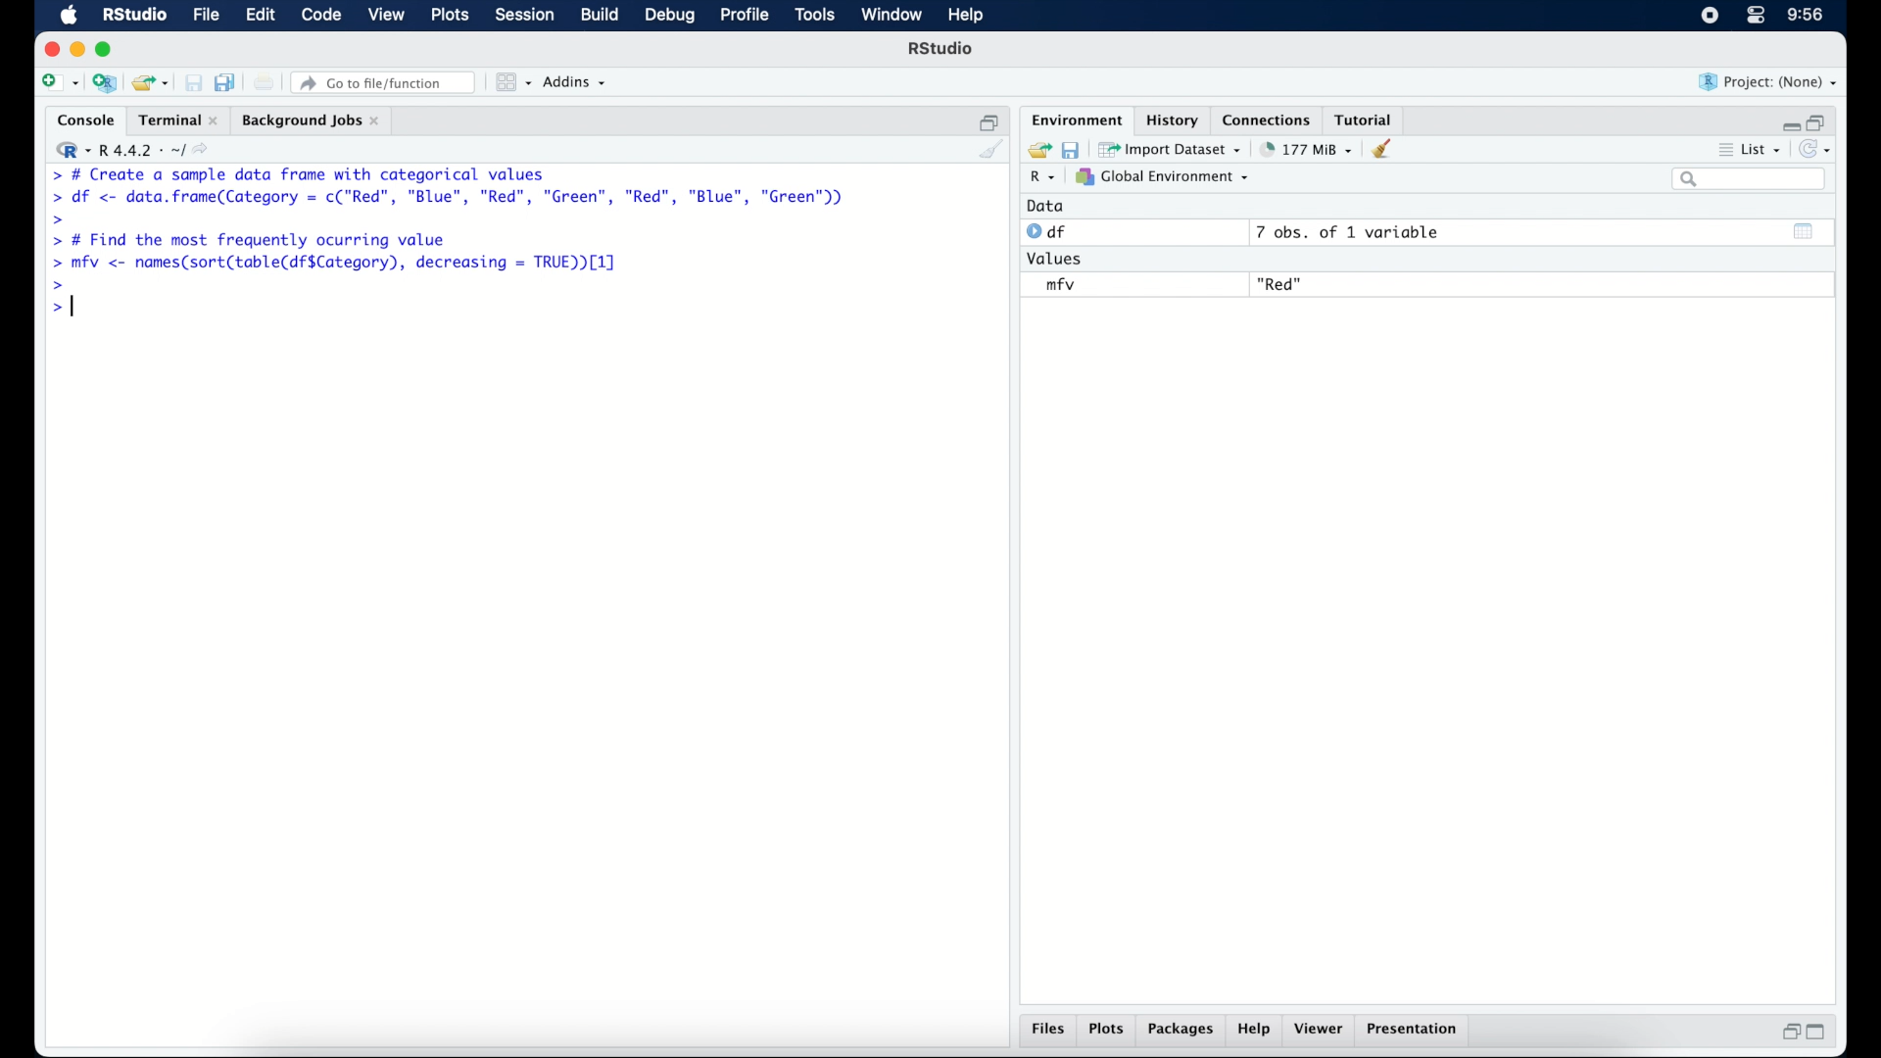 This screenshot has height=1058, width=1881. Describe the element at coordinates (1751, 181) in the screenshot. I see `search bar` at that location.